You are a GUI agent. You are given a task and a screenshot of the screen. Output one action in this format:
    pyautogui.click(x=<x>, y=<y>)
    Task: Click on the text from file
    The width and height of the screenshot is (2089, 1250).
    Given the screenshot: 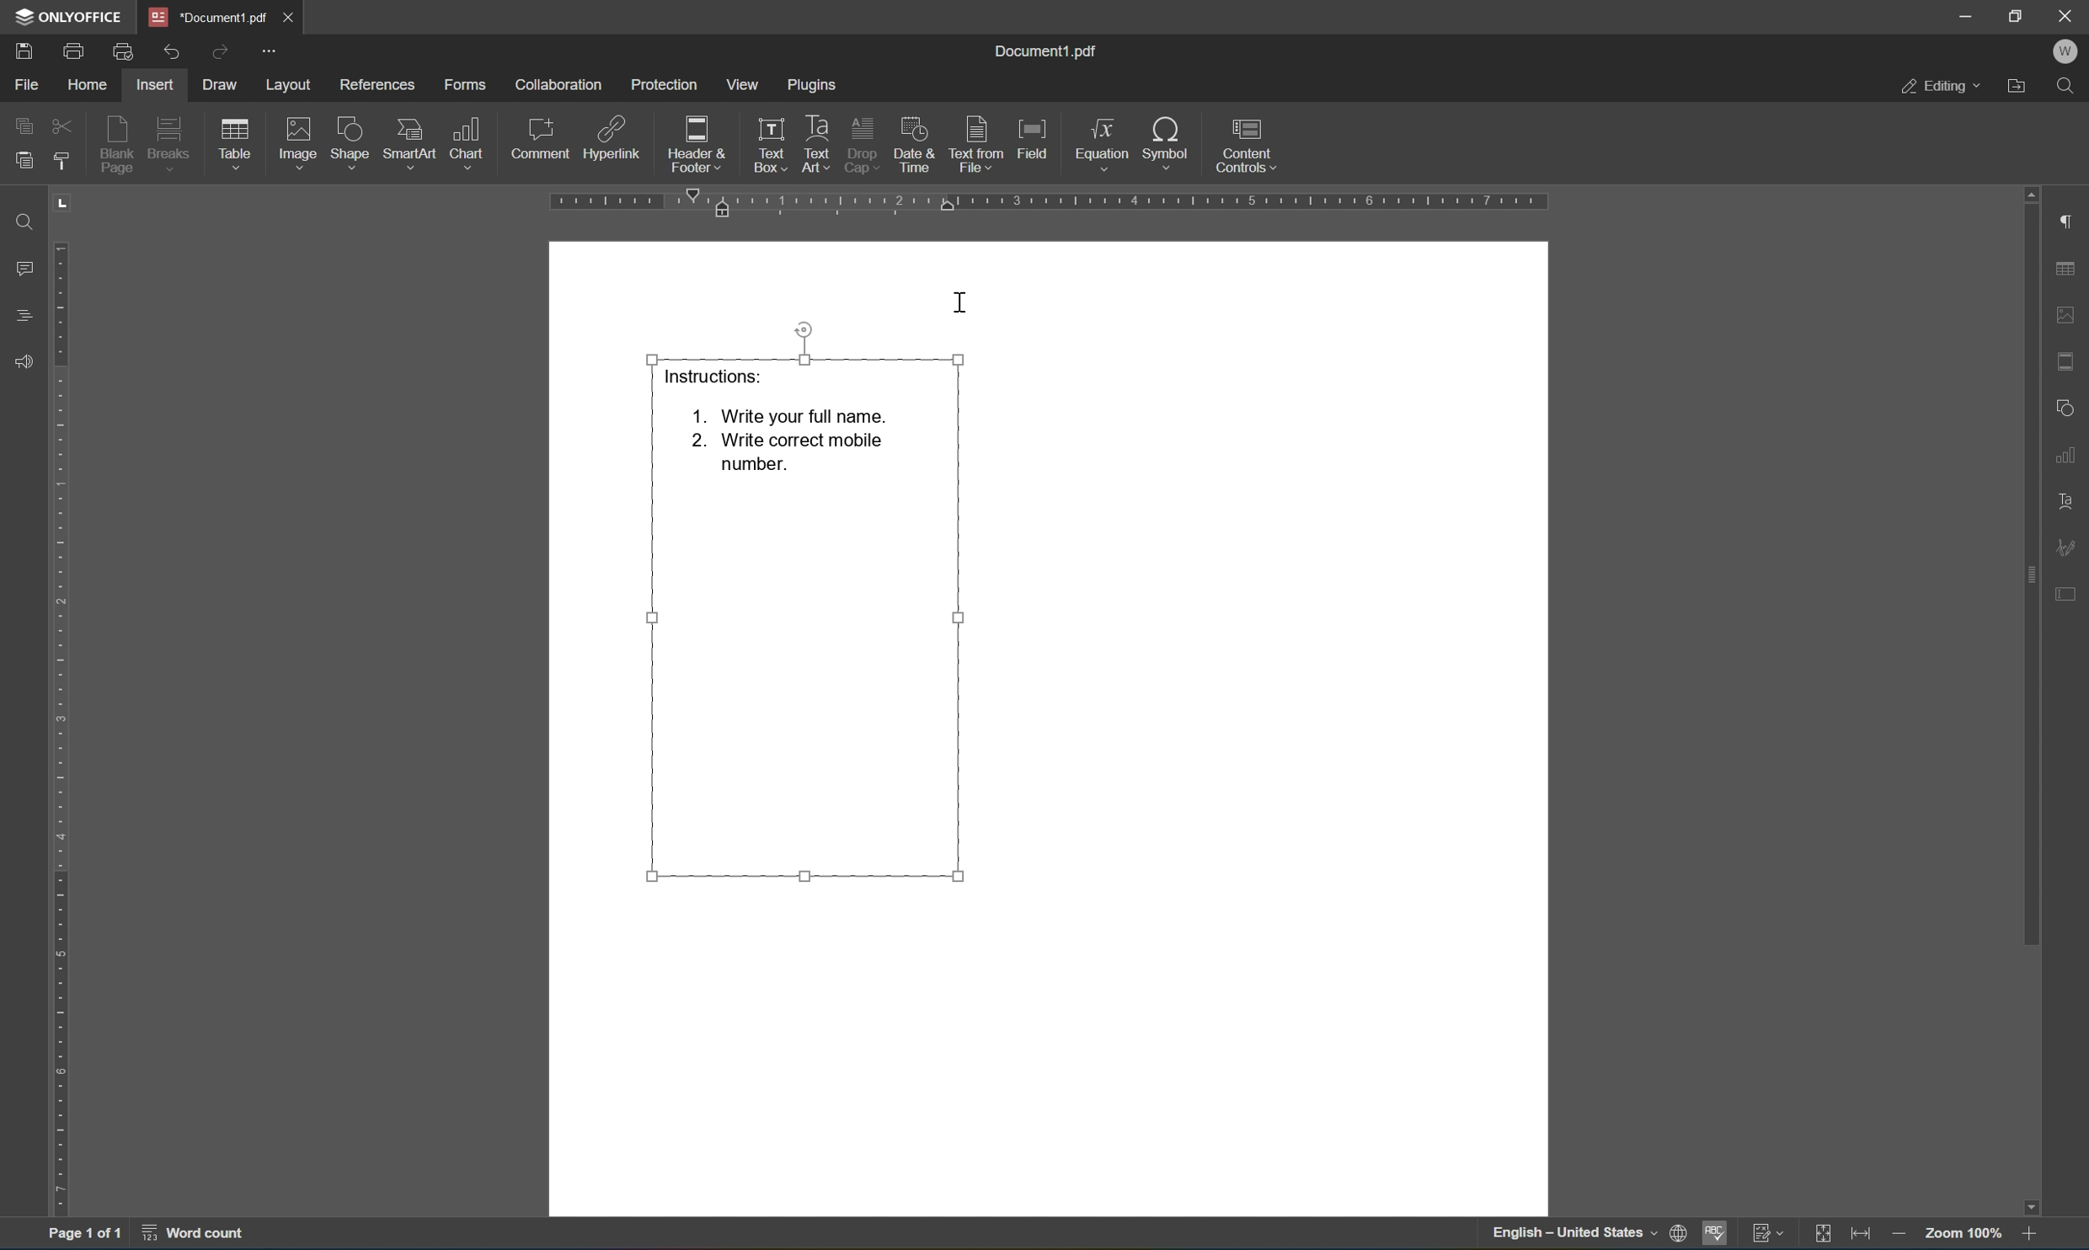 What is the action you would take?
    pyautogui.click(x=980, y=144)
    